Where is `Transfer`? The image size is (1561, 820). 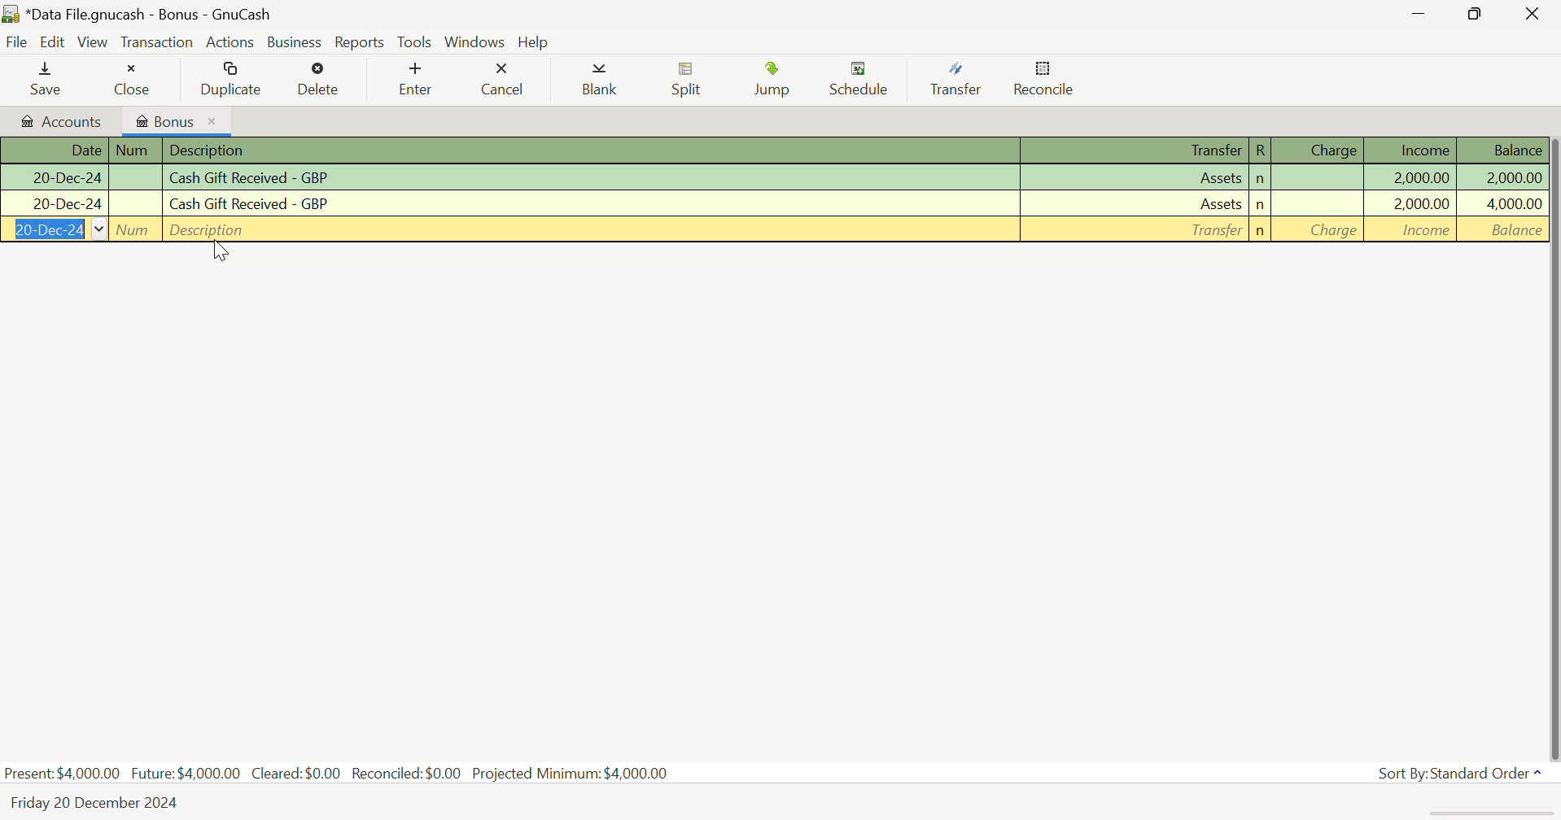
Transfer is located at coordinates (1135, 229).